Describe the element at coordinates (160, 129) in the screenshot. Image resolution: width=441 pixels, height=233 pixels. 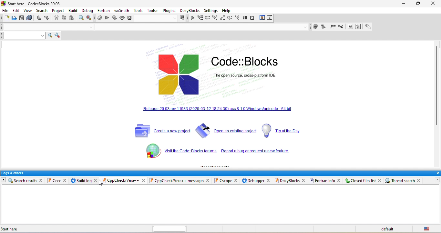
I see `create a new window` at that location.